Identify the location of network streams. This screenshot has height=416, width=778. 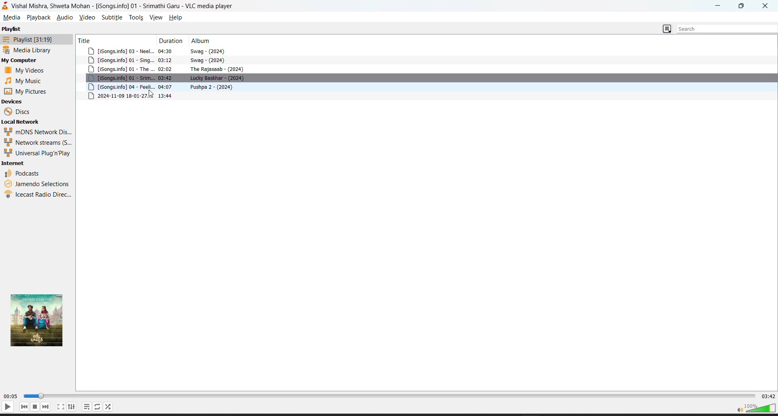
(36, 142).